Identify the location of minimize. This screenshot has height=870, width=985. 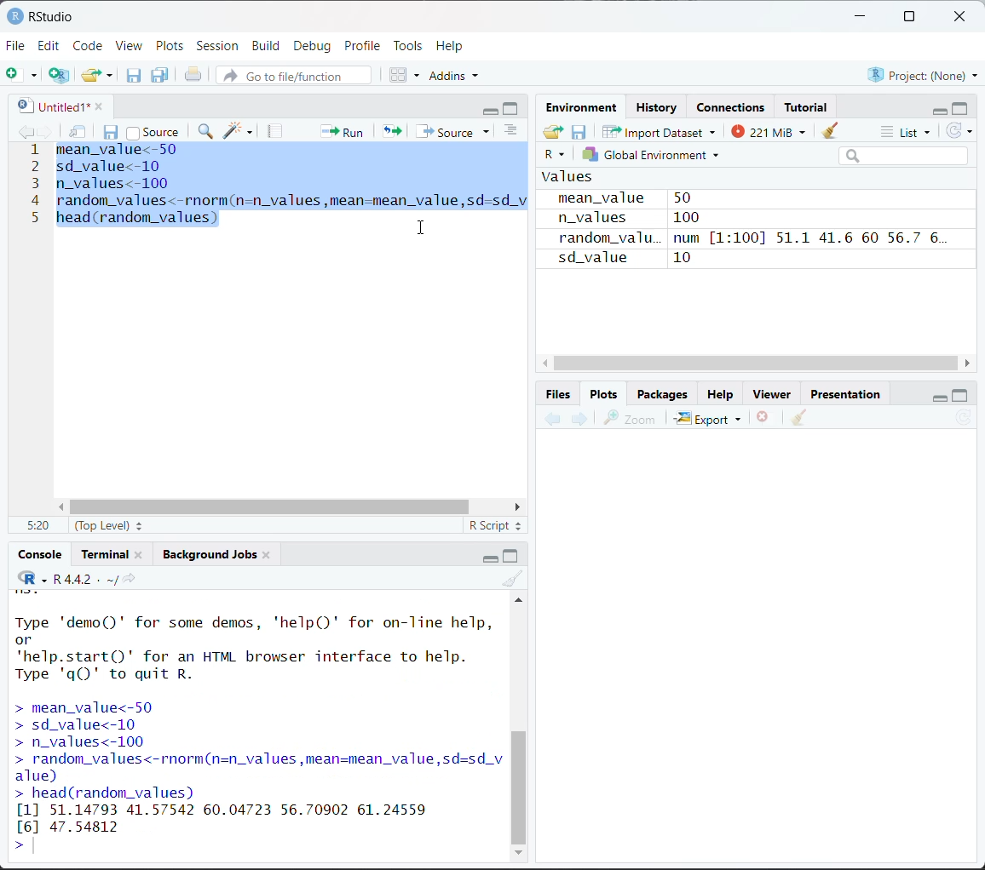
(936, 109).